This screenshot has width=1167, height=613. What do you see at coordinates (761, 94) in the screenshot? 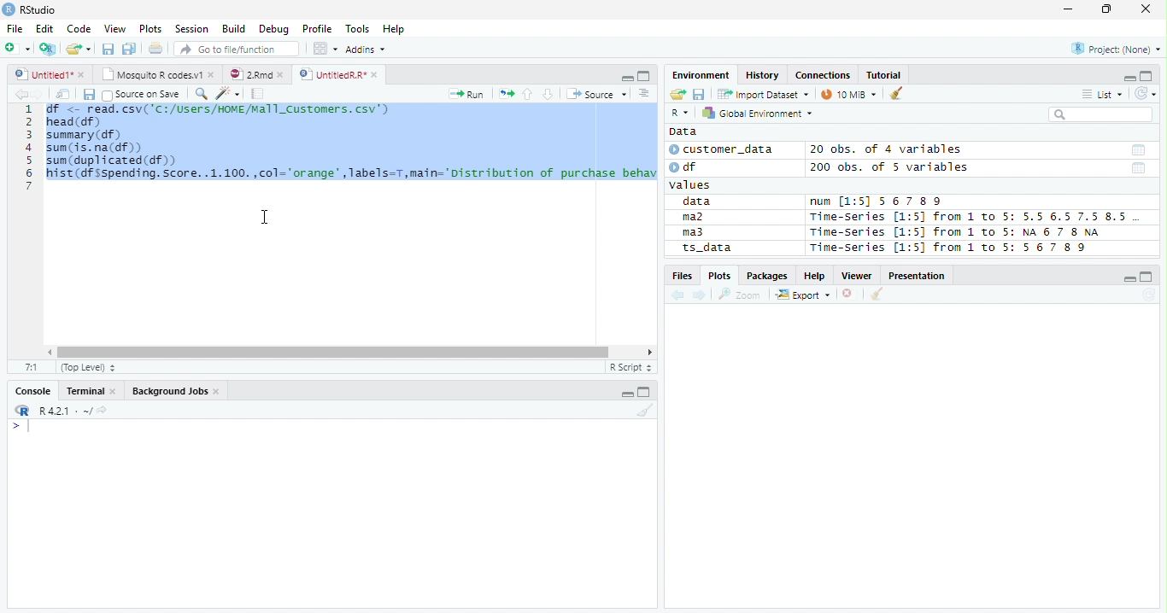
I see `Import Dataset` at bounding box center [761, 94].